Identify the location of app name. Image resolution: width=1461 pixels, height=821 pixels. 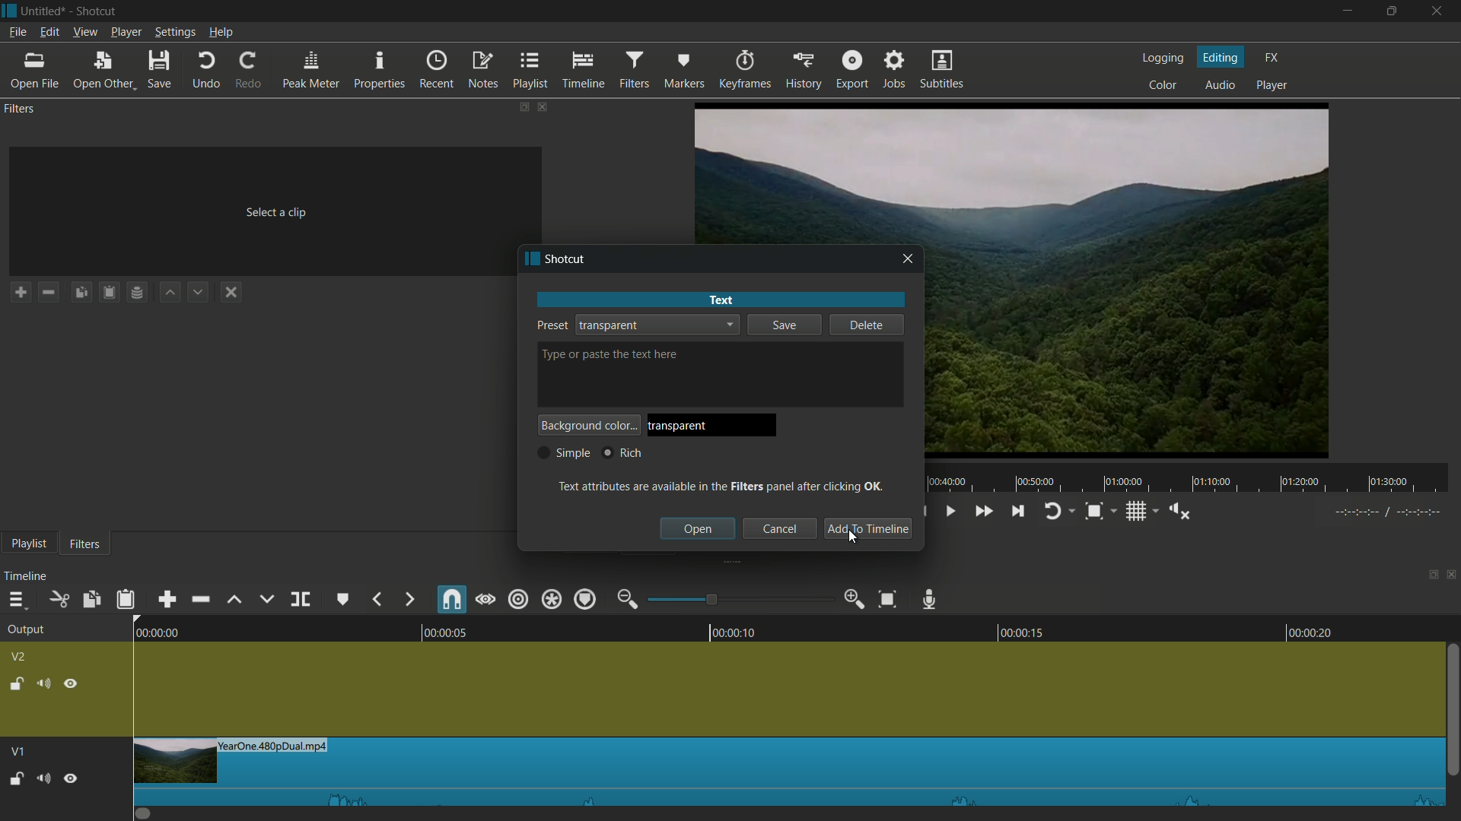
(568, 260).